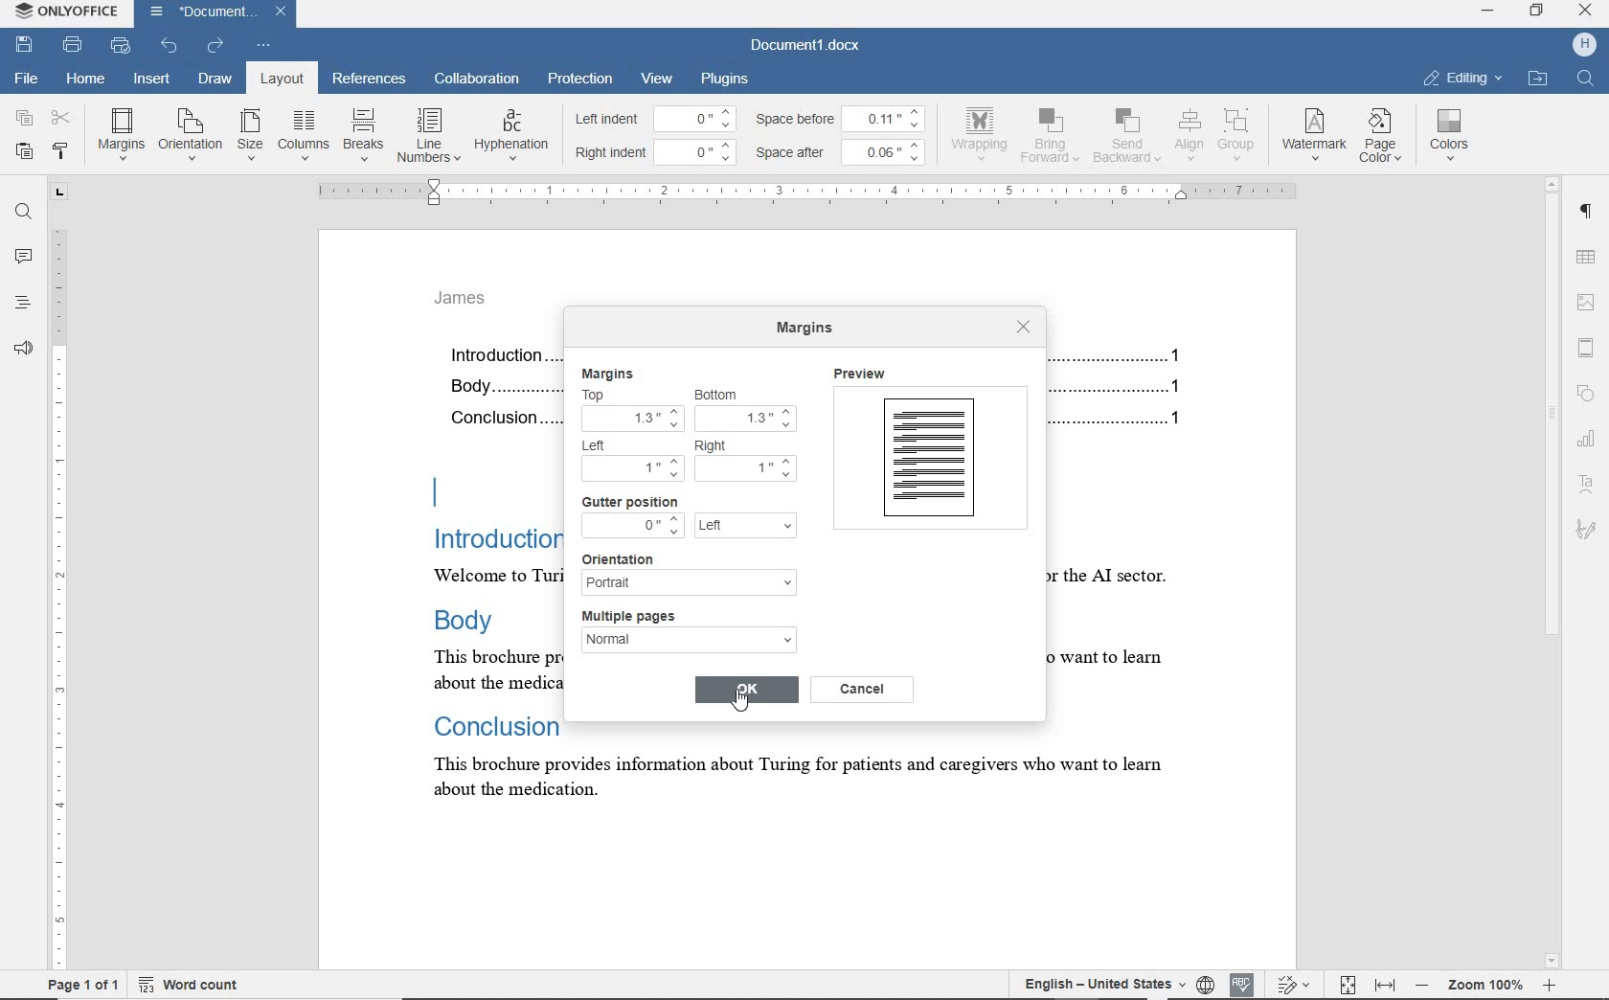 This screenshot has height=1000, width=1609. Describe the element at coordinates (605, 121) in the screenshot. I see `left indent` at that location.